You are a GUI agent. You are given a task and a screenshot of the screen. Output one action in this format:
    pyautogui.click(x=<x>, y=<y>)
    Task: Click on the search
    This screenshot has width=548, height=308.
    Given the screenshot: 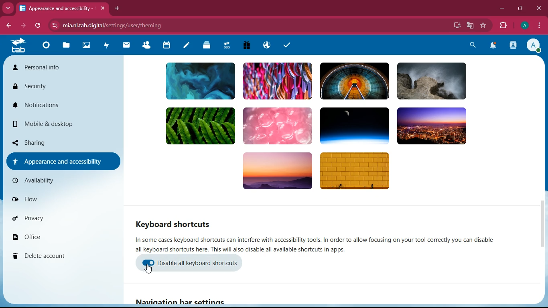 What is the action you would take?
    pyautogui.click(x=473, y=46)
    